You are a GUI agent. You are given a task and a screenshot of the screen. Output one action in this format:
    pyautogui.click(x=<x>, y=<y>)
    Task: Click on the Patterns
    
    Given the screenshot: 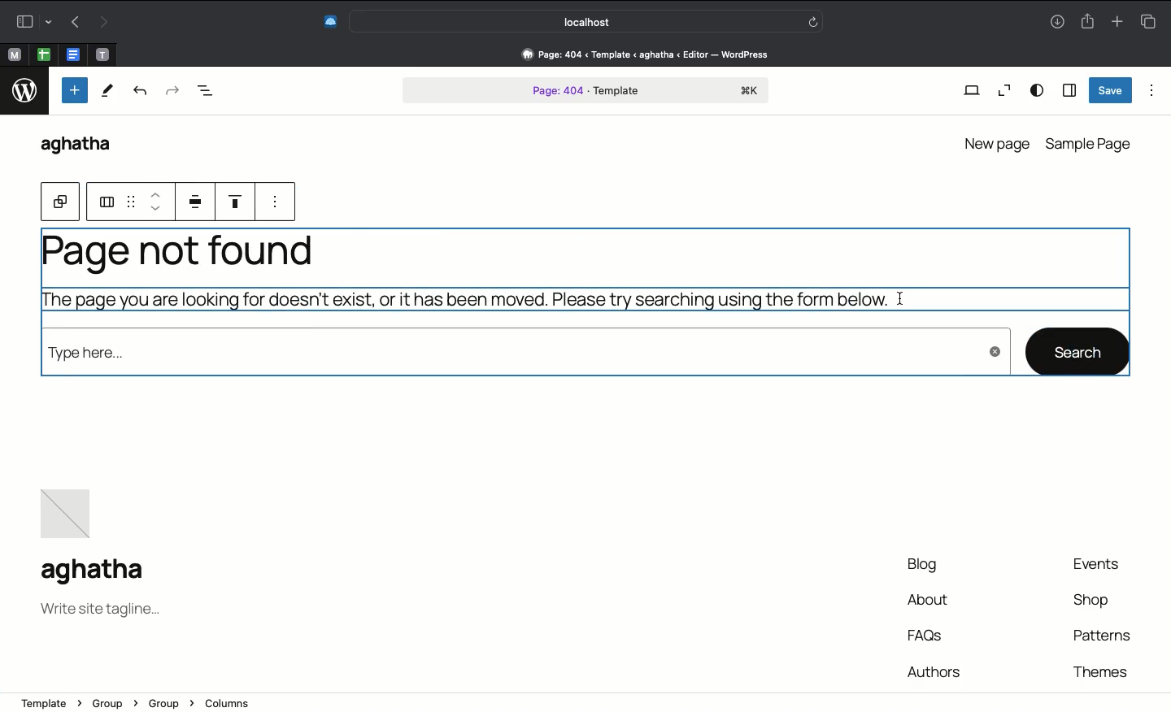 What is the action you would take?
    pyautogui.click(x=1100, y=636)
    